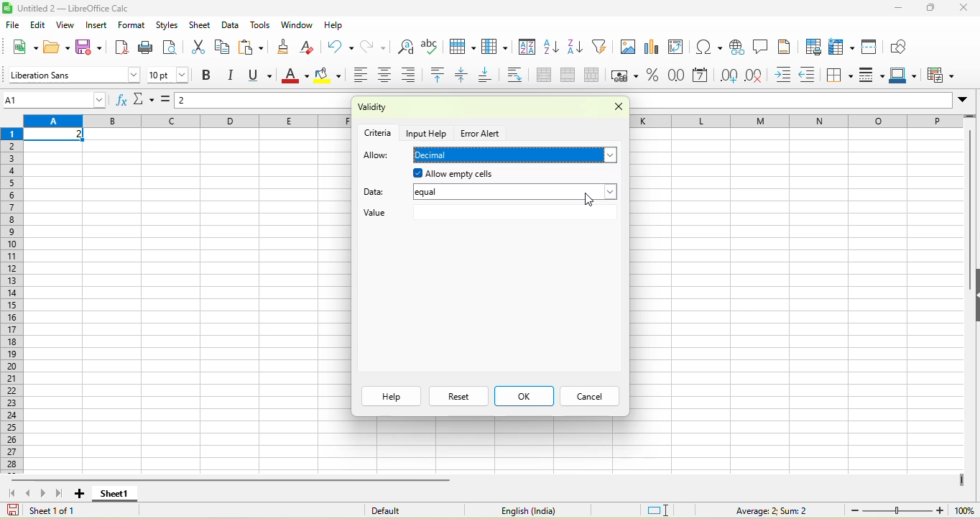  I want to click on criteria, so click(379, 132).